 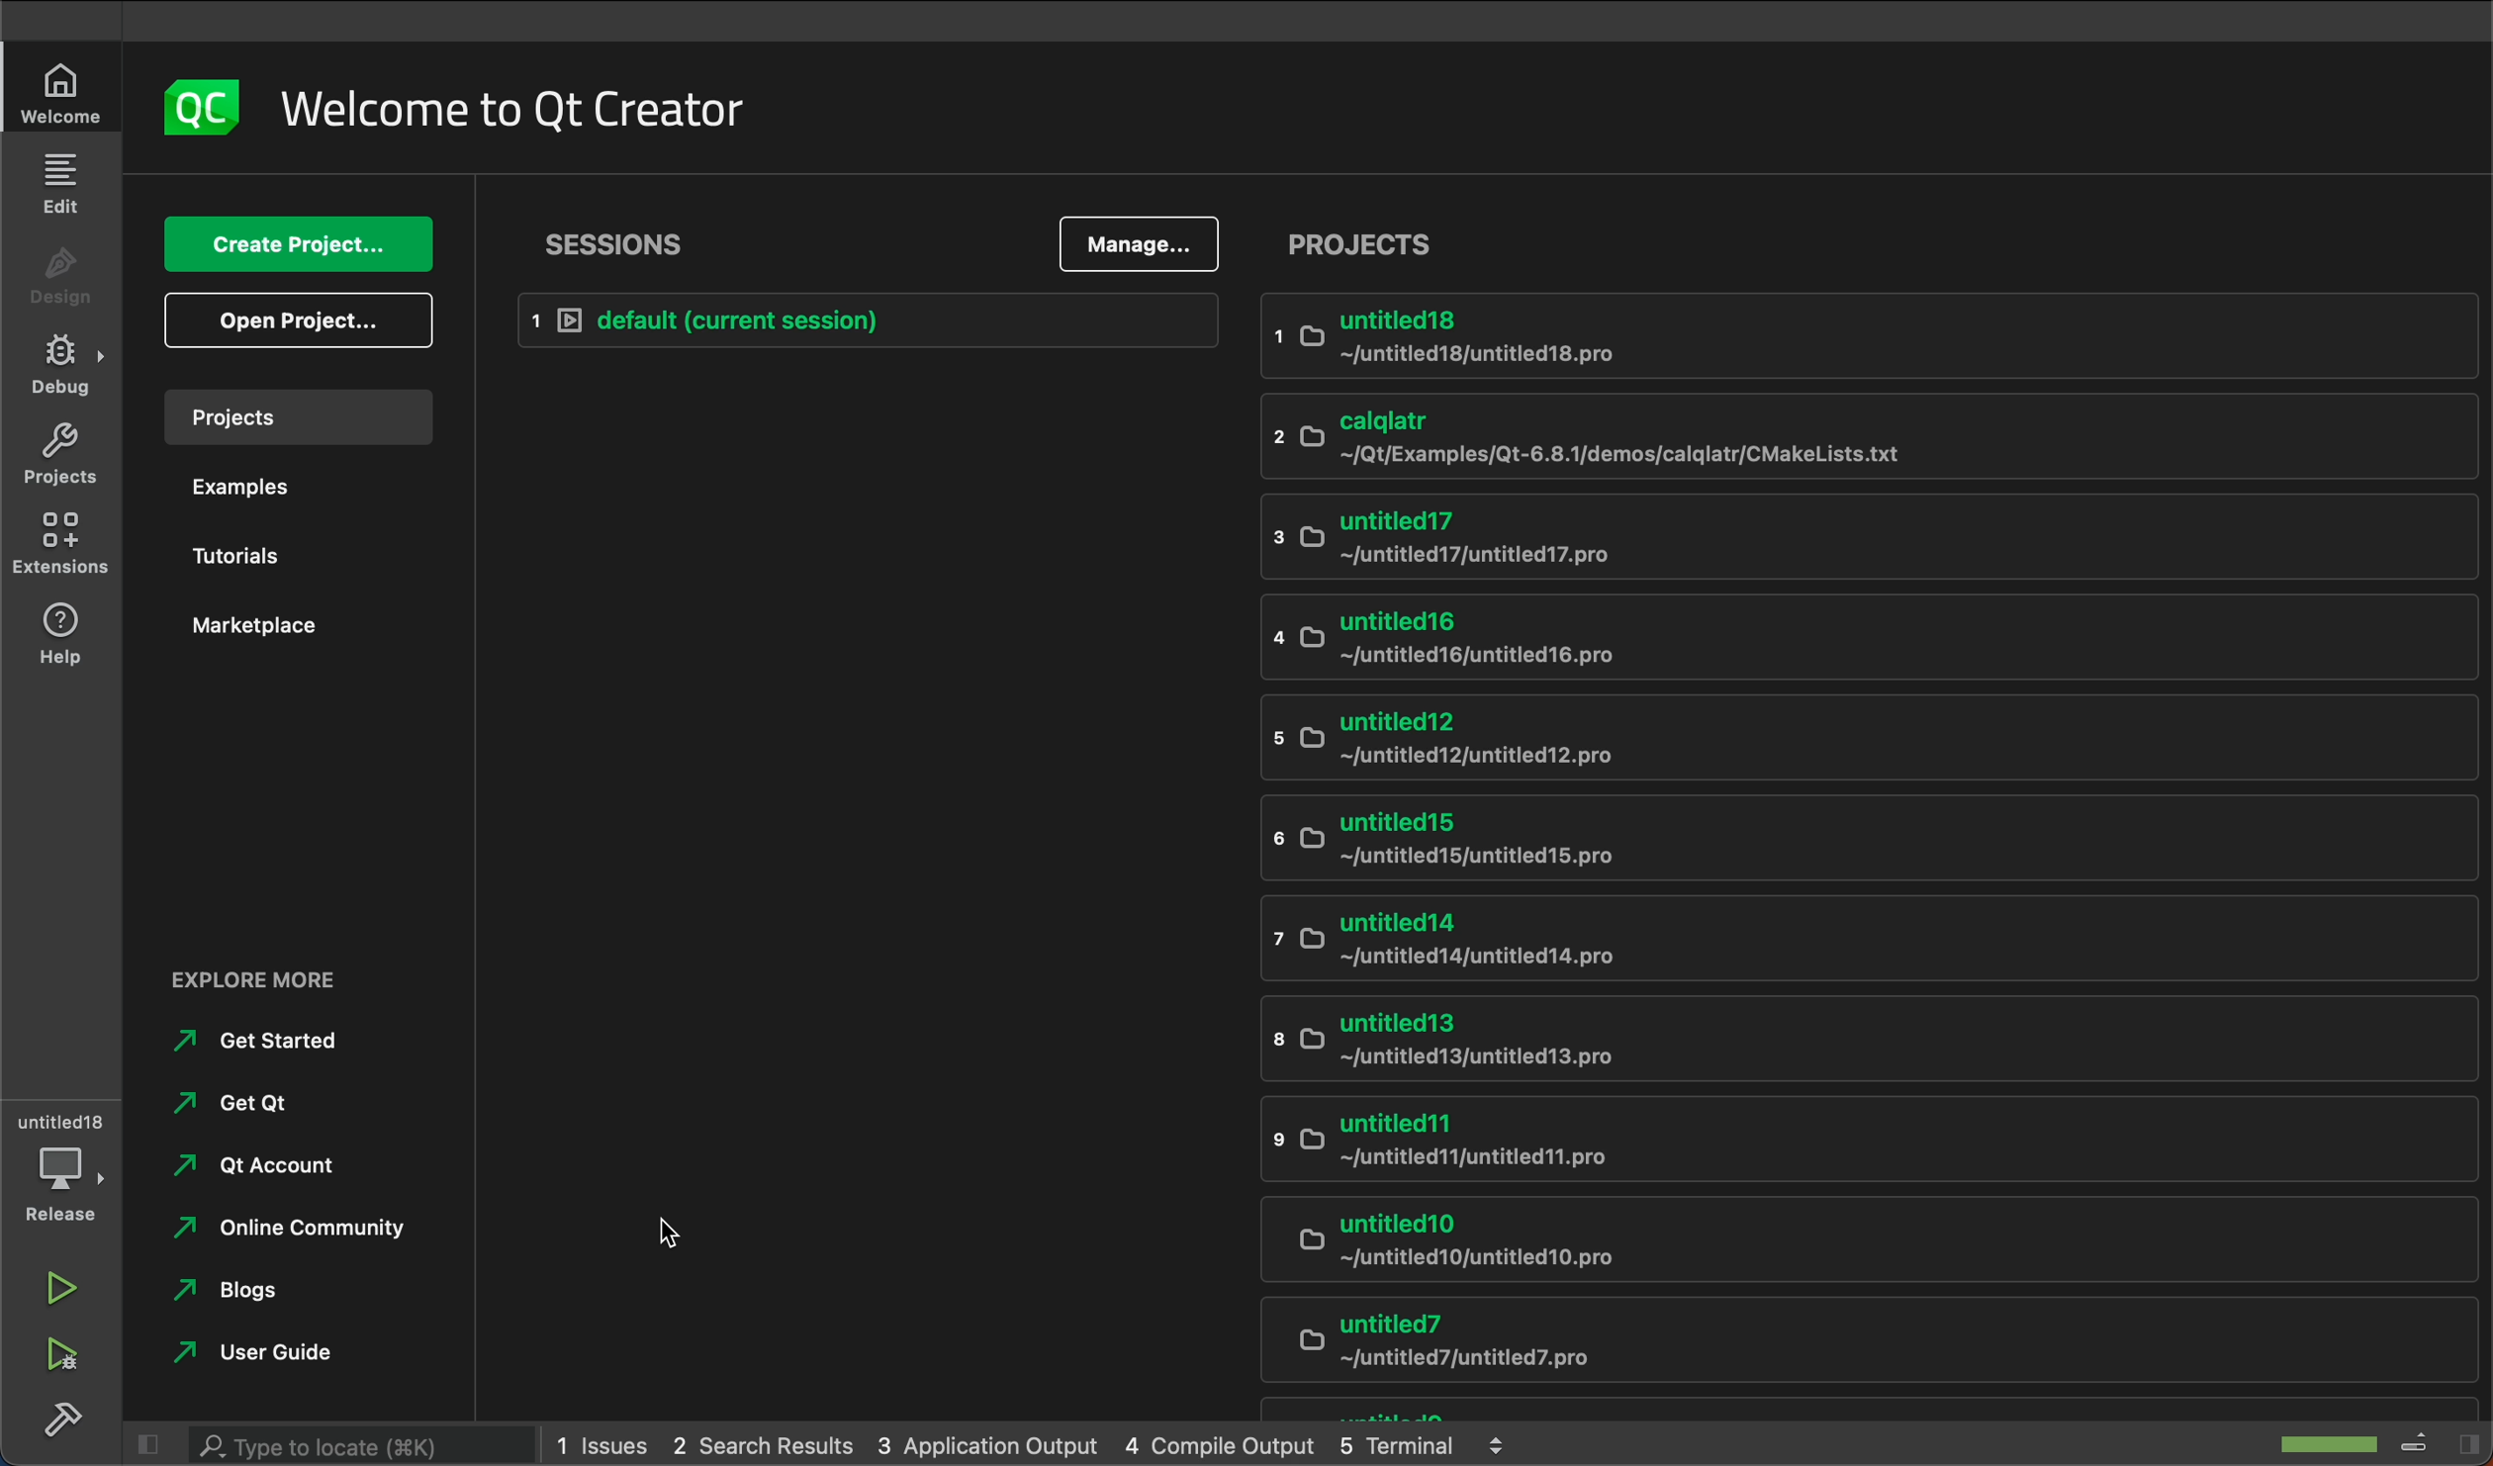 I want to click on untitled18, so click(x=1735, y=342).